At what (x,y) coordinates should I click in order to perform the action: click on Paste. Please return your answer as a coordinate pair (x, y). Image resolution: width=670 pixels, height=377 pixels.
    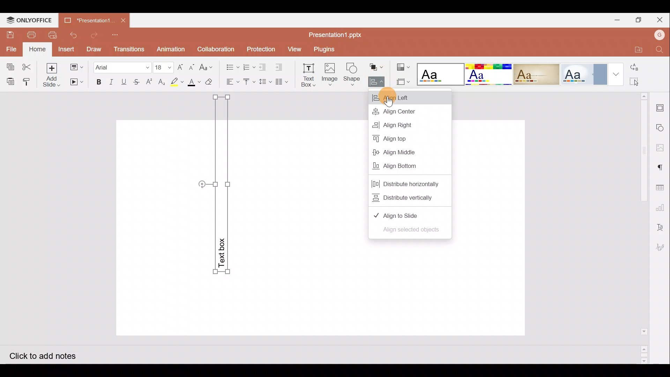
    Looking at the image, I should click on (9, 81).